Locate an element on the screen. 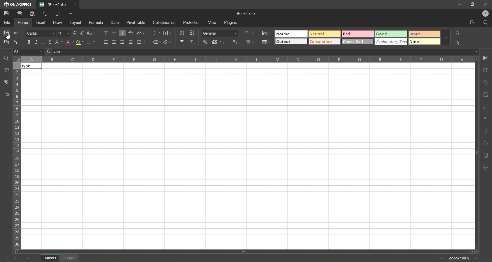  pivot table is located at coordinates (486, 143).